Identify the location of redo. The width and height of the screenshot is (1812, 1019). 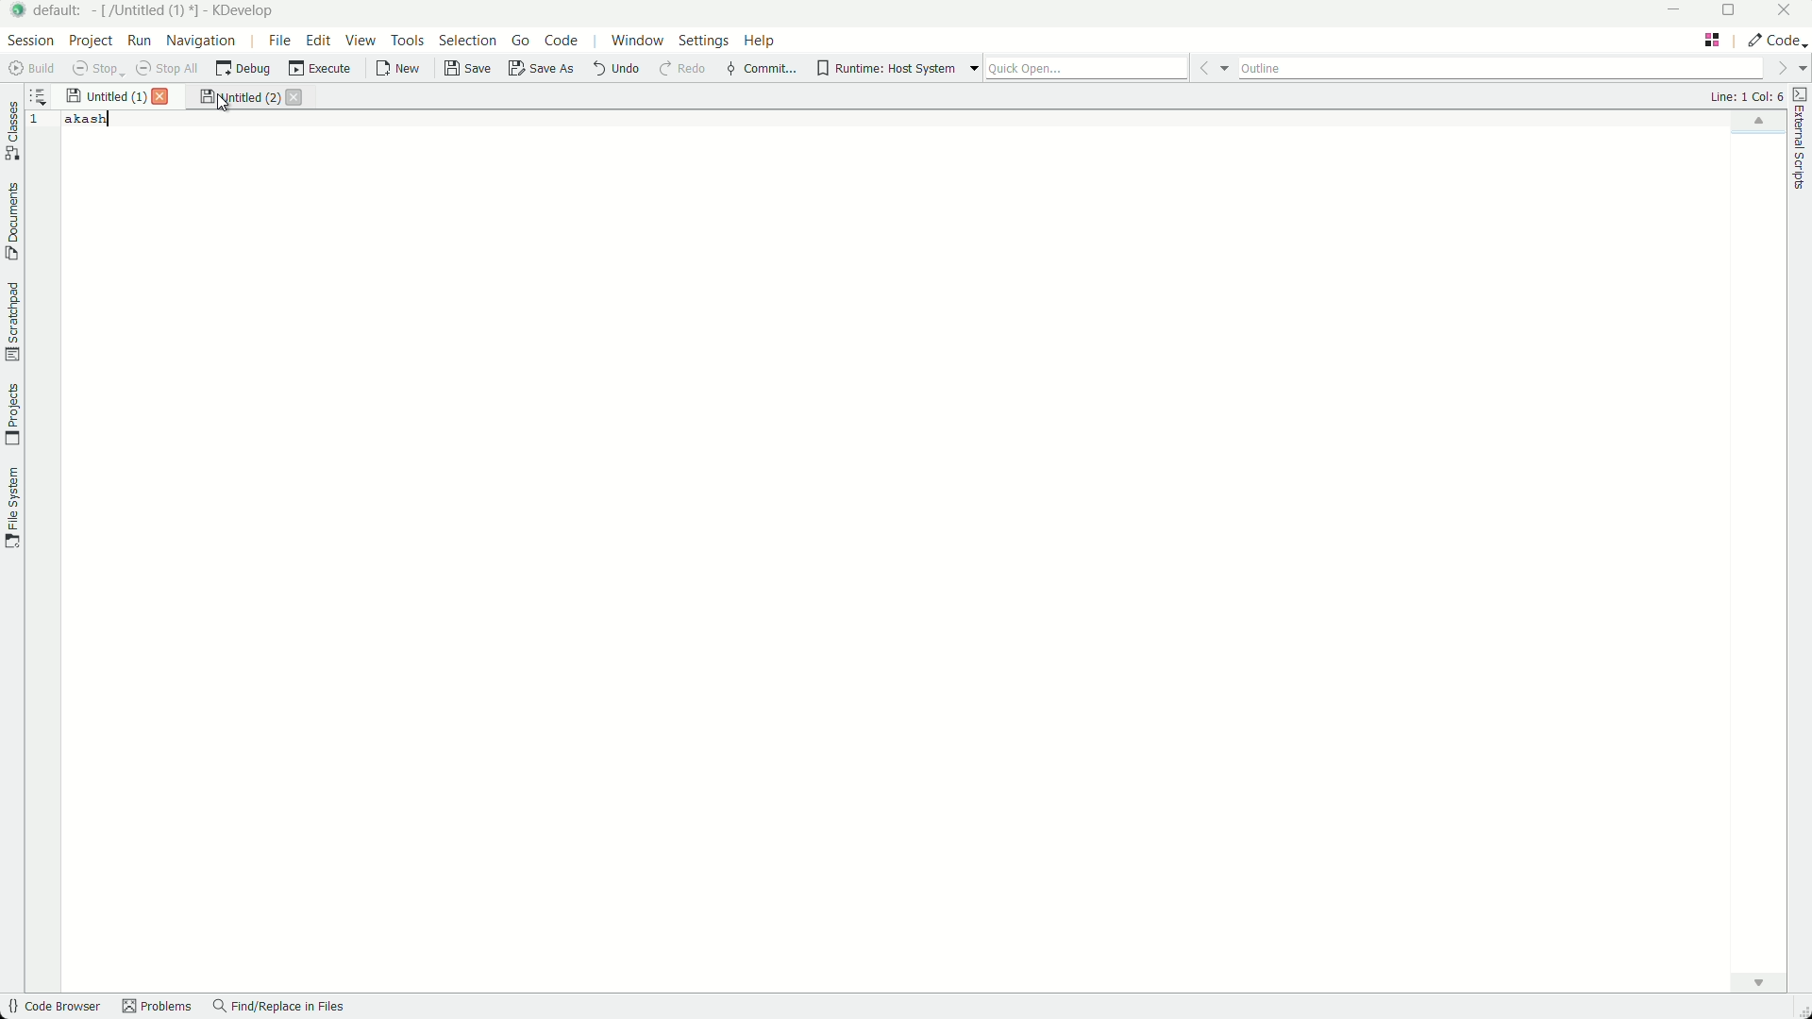
(682, 72).